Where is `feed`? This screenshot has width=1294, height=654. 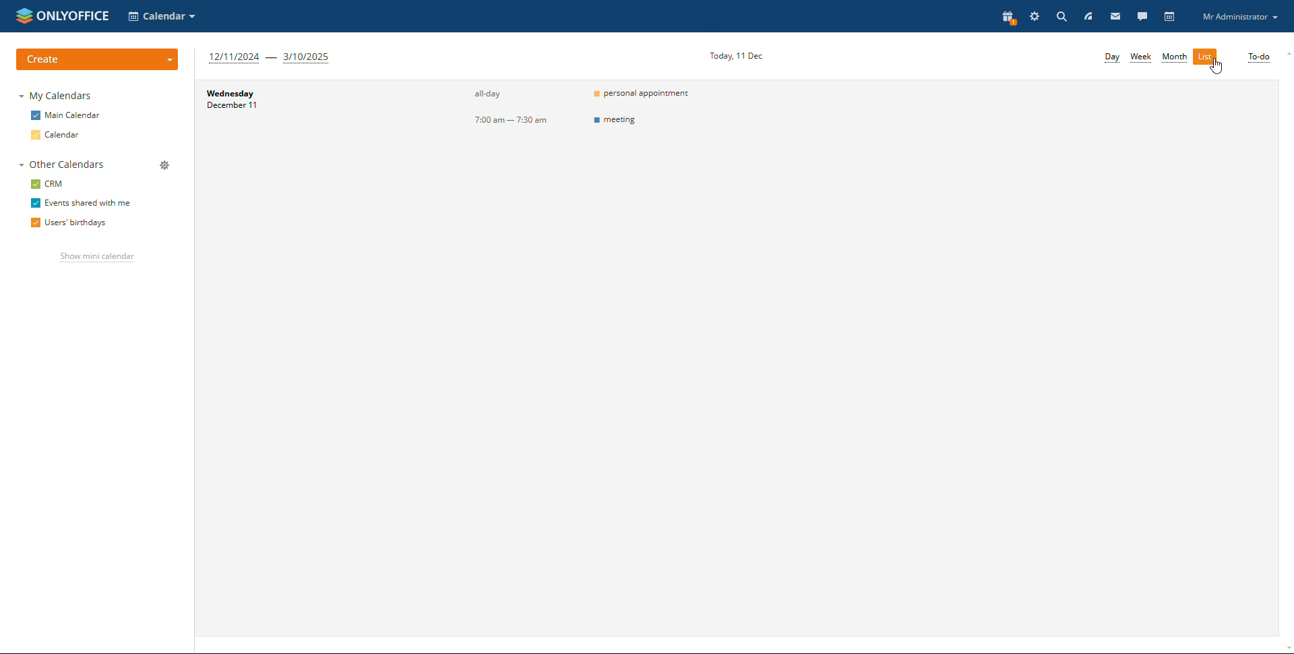
feed is located at coordinates (1089, 17).